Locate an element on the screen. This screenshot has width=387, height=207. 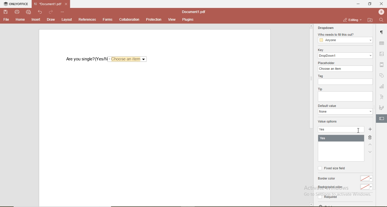
tag is located at coordinates (320, 76).